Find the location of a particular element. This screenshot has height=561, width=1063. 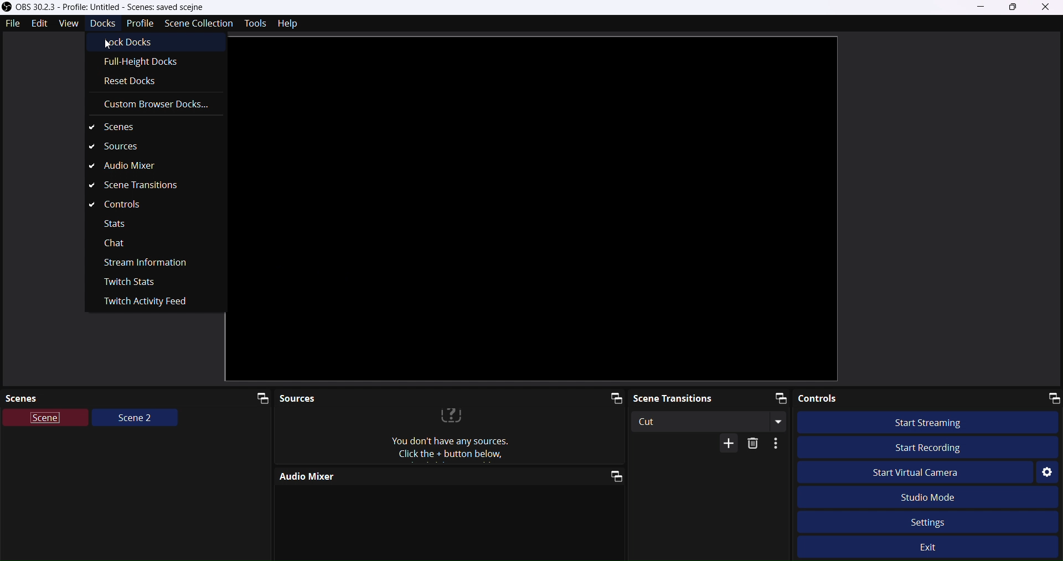

Start virtual camera is located at coordinates (925, 473).